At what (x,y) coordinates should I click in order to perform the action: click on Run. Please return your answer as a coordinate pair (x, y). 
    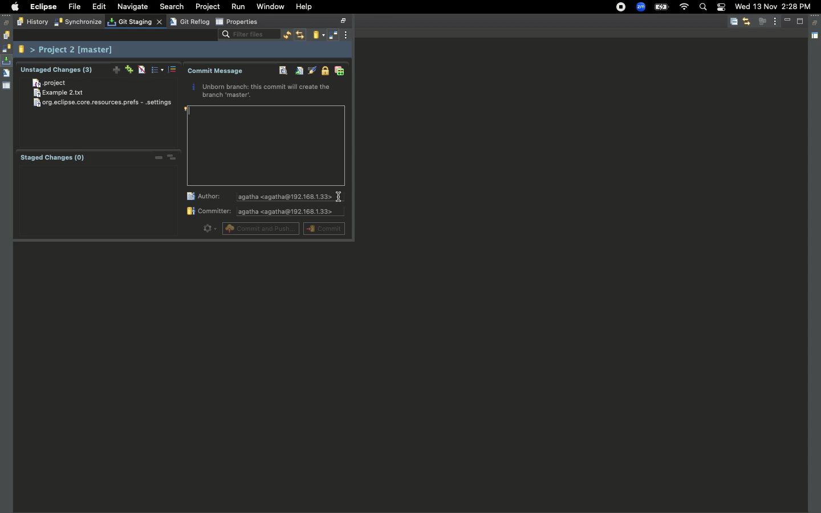
    Looking at the image, I should click on (239, 7).